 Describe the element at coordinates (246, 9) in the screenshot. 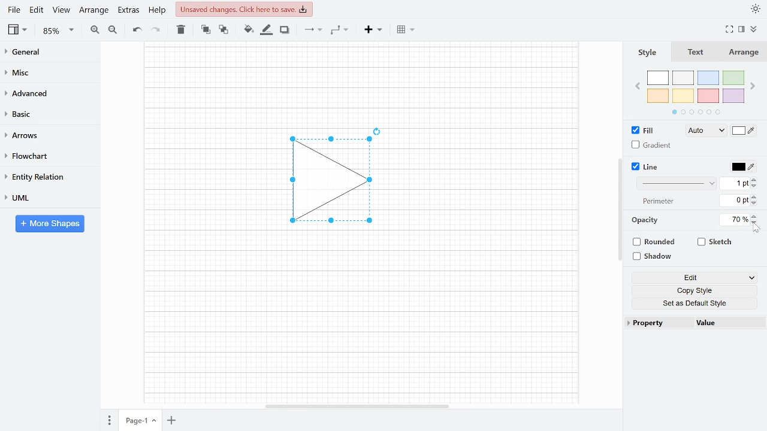

I see `Unsaved changes. Click here to save` at that location.